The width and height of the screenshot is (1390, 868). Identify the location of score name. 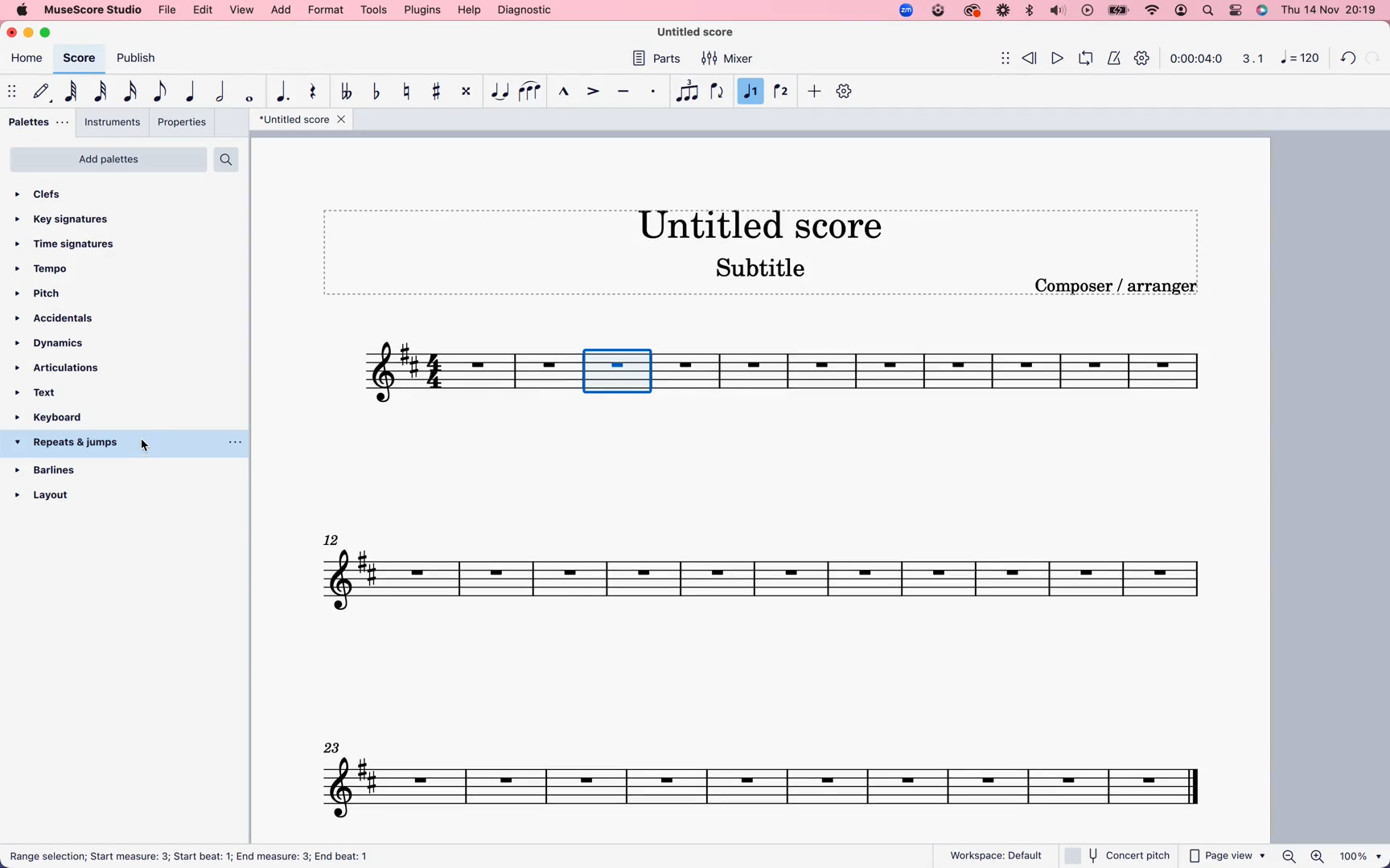
(302, 120).